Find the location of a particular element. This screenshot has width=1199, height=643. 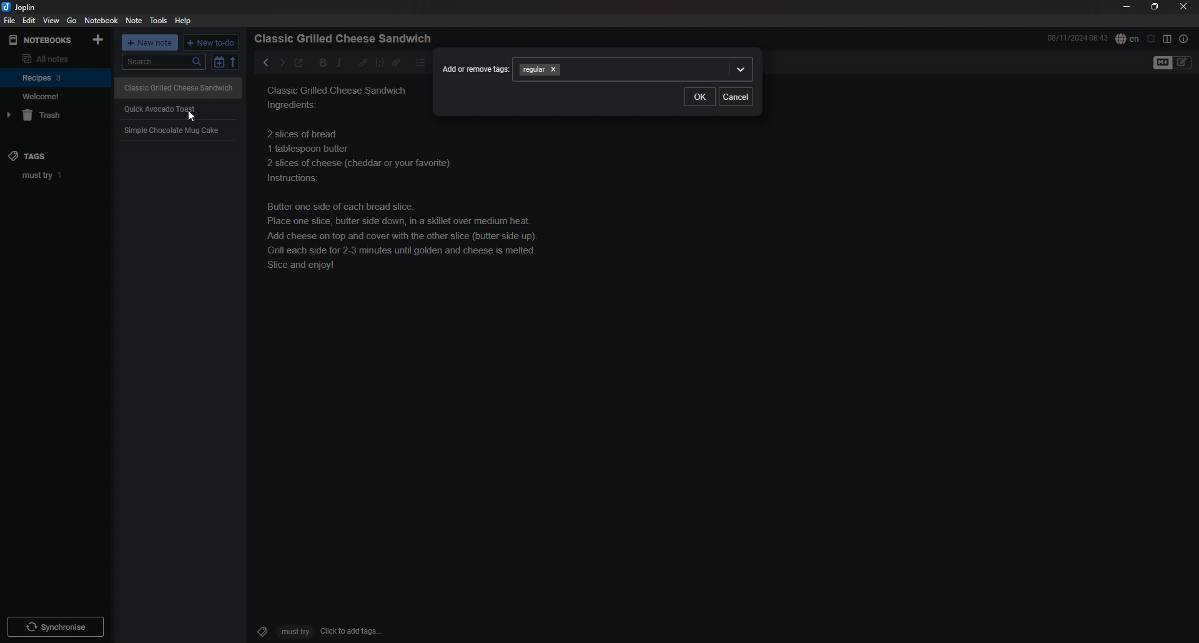

tags is located at coordinates (38, 155).